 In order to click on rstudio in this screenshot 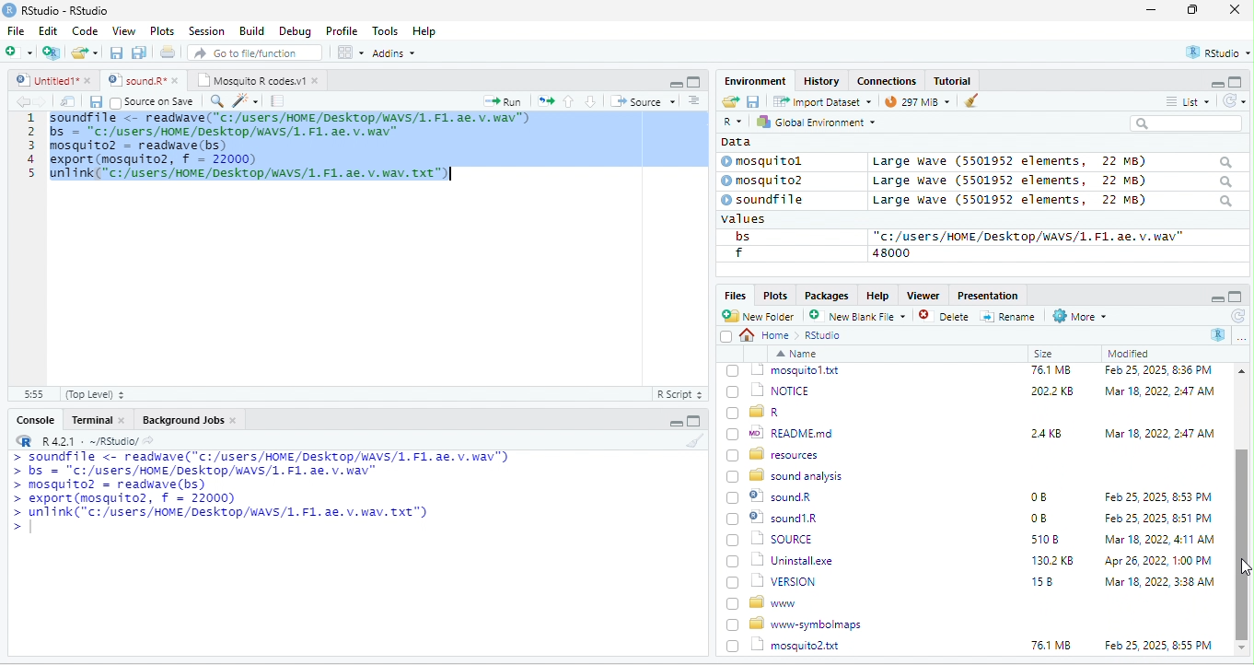, I will do `click(1214, 53)`.